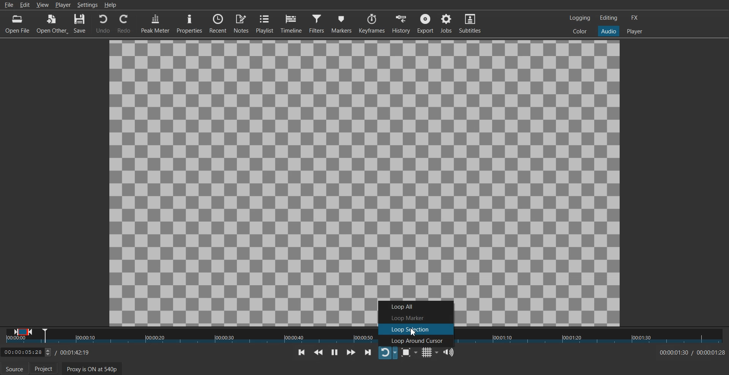  What do you see at coordinates (103, 23) in the screenshot?
I see `Undo` at bounding box center [103, 23].